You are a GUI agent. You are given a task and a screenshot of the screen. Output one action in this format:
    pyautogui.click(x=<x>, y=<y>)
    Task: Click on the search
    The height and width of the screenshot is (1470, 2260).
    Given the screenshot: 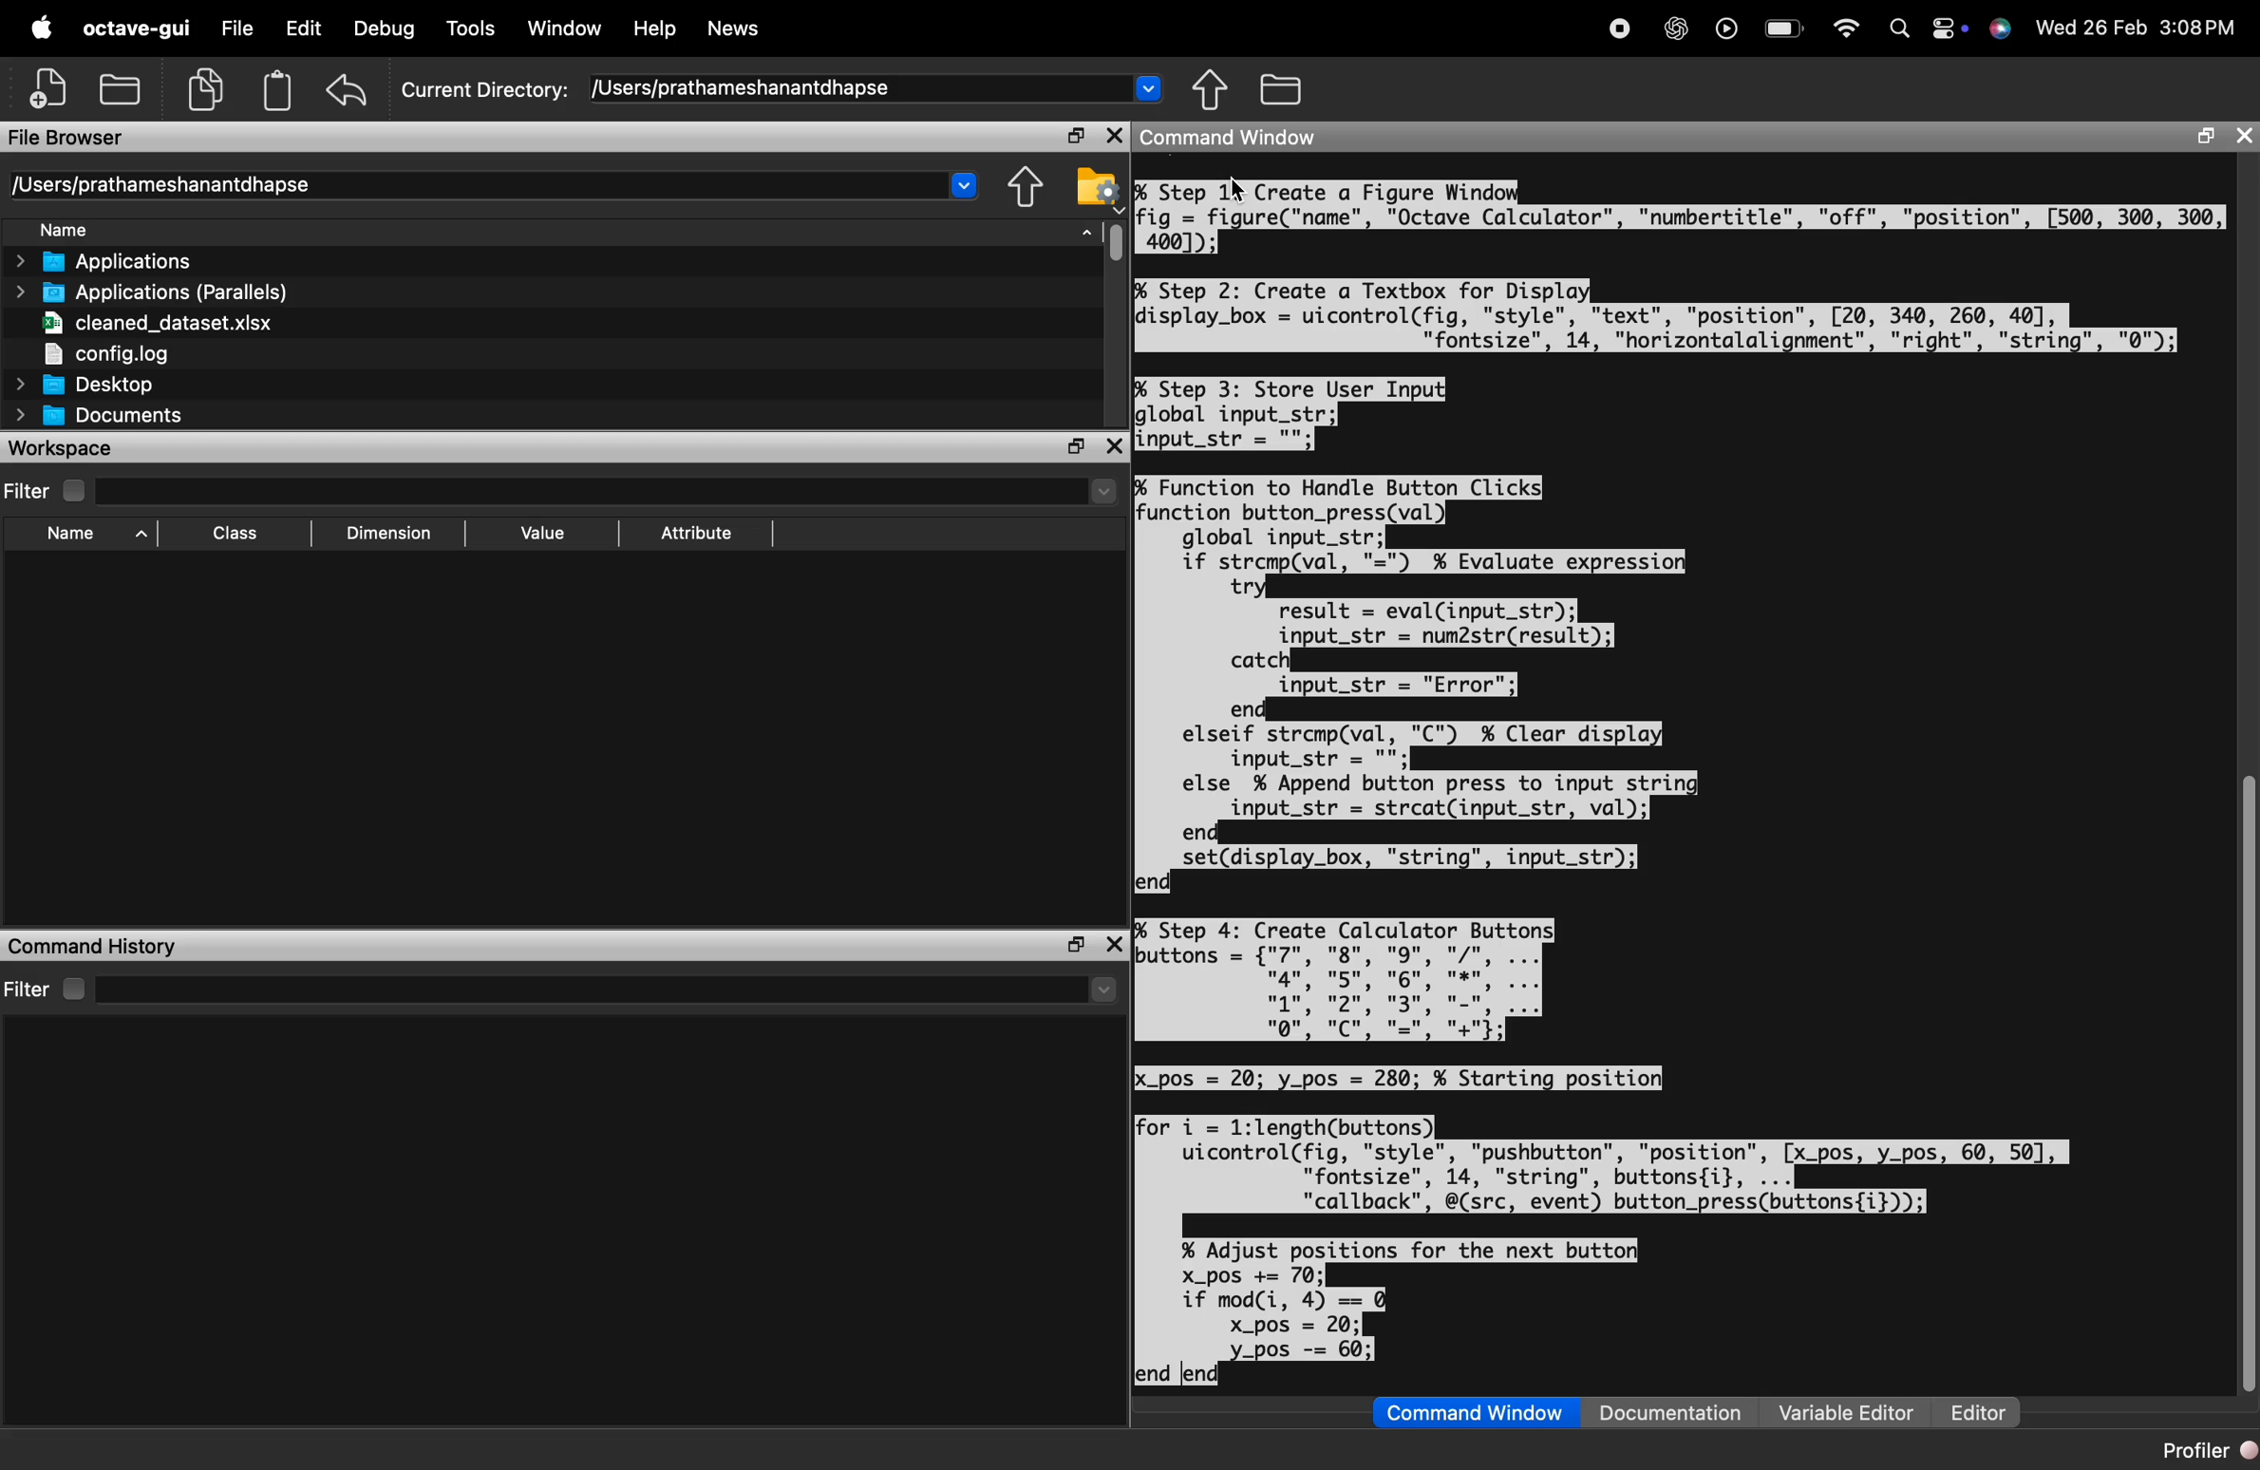 What is the action you would take?
    pyautogui.click(x=1897, y=28)
    